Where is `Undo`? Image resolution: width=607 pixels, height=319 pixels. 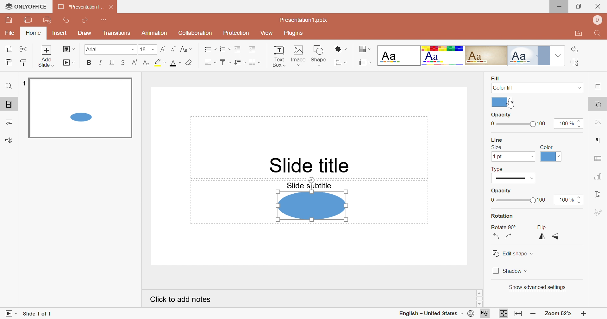
Undo is located at coordinates (67, 22).